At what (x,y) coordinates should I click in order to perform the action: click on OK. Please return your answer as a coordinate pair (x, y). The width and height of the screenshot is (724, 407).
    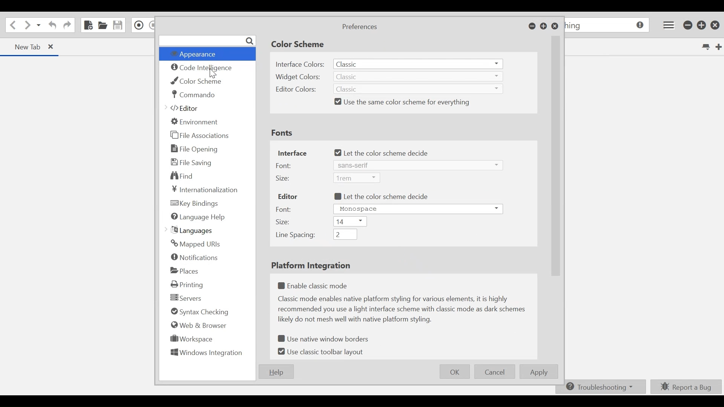
    Looking at the image, I should click on (455, 371).